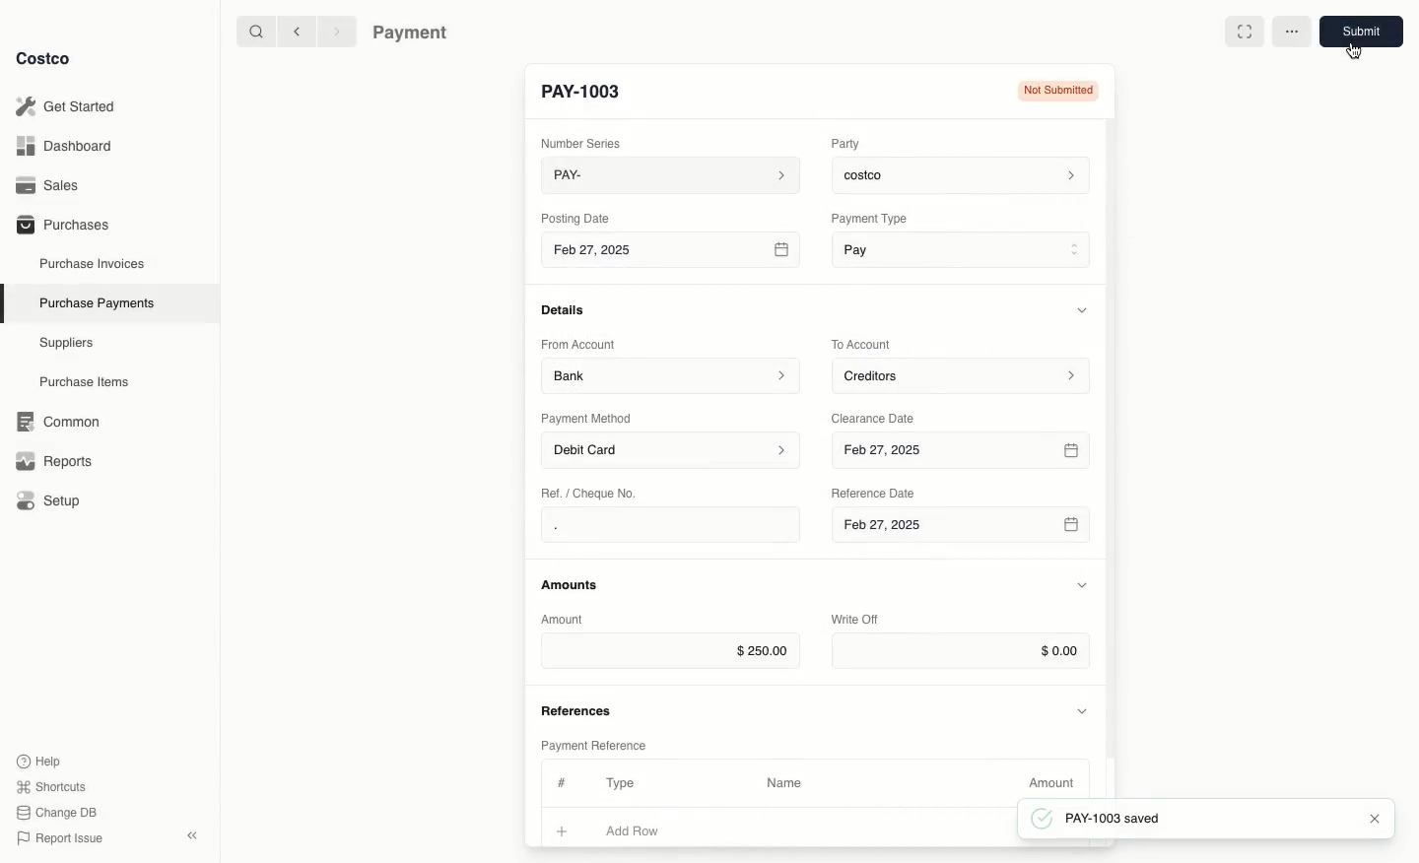  Describe the element at coordinates (255, 30) in the screenshot. I see `Search` at that location.